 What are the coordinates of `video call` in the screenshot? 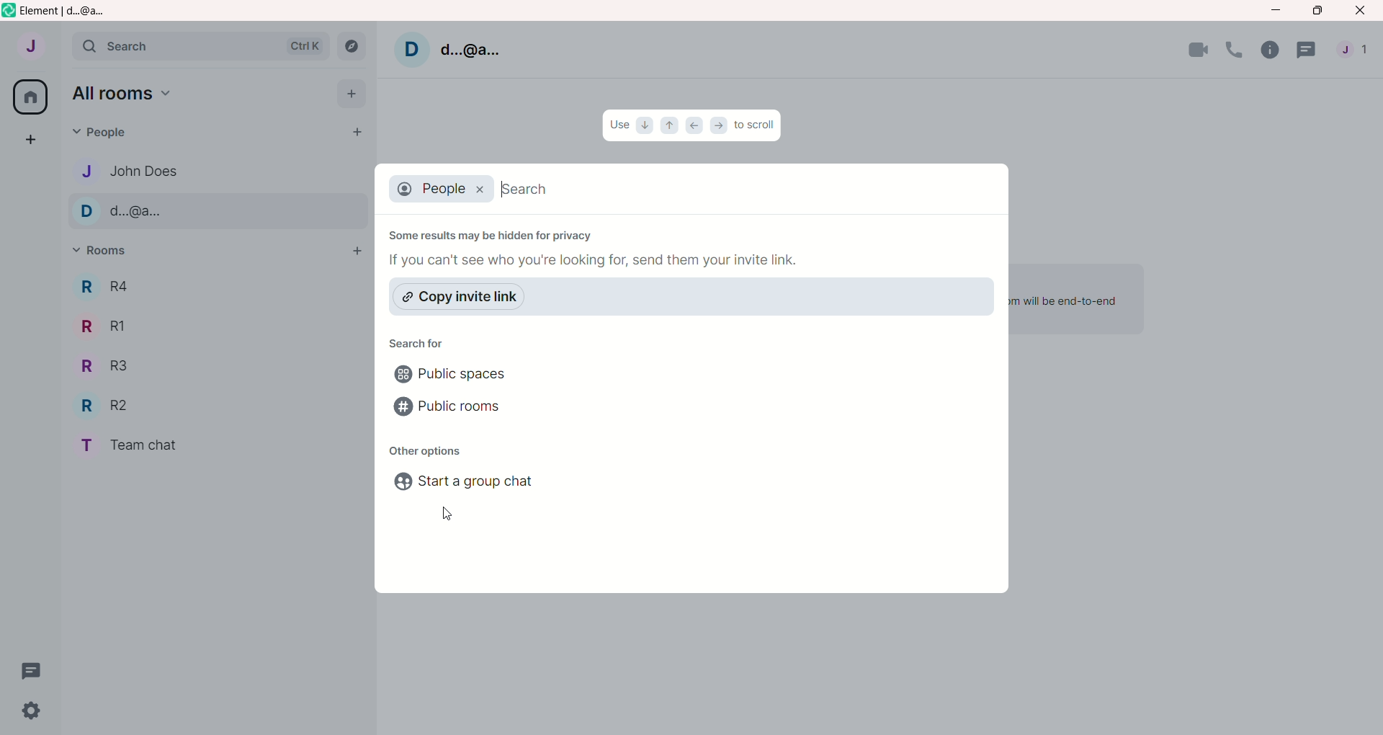 It's located at (1199, 49).